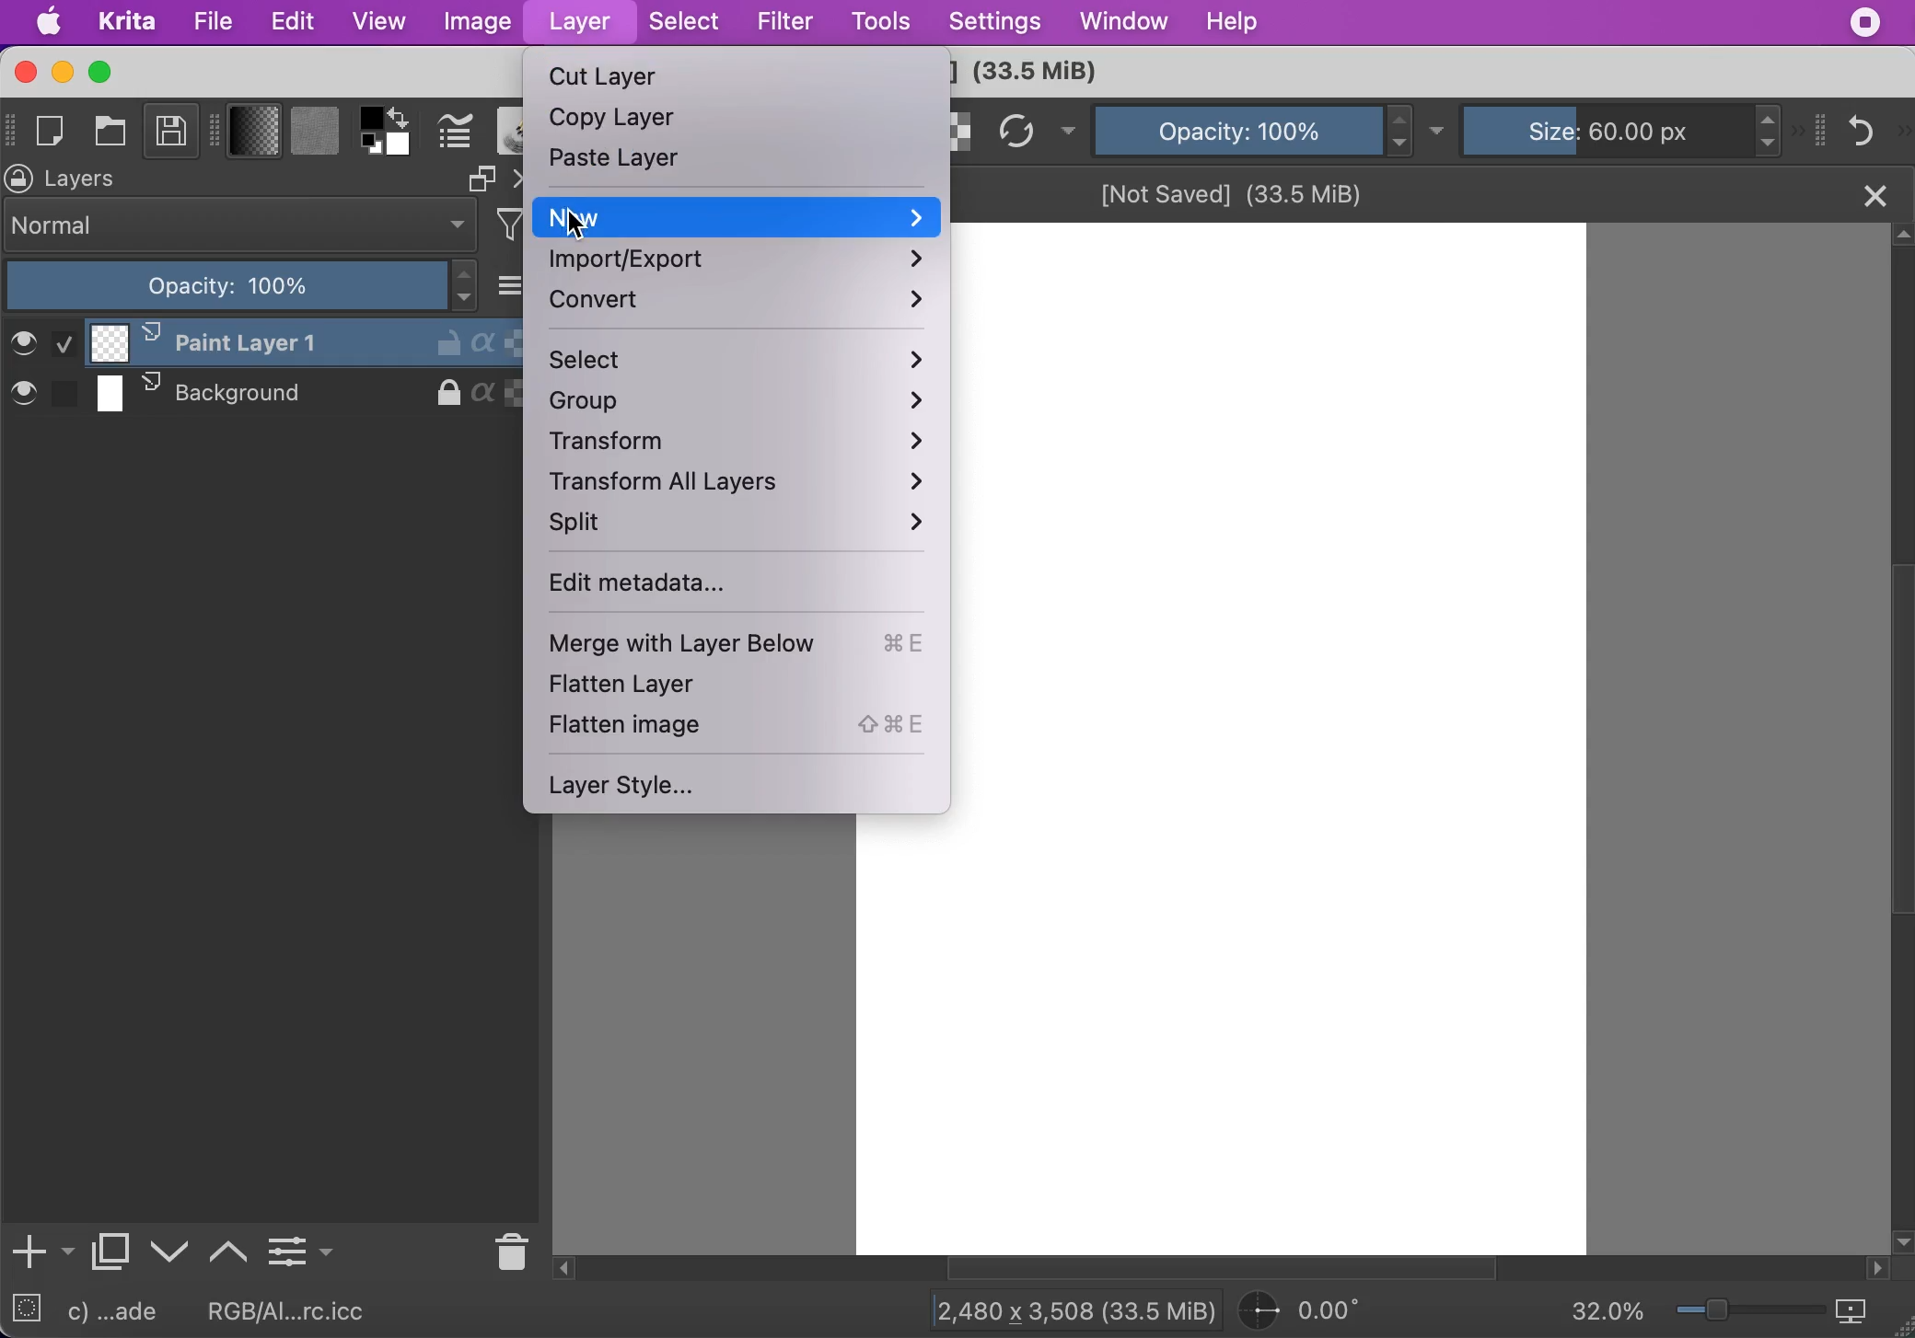 The width and height of the screenshot is (1915, 1338). I want to click on show/hide panel, so click(1822, 129).